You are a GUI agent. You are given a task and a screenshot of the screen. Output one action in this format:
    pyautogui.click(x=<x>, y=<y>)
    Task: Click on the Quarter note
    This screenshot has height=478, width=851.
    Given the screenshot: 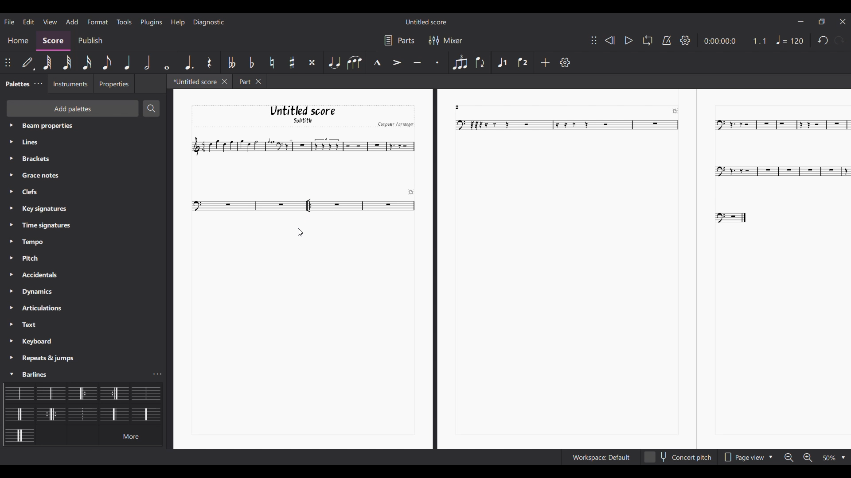 What is the action you would take?
    pyautogui.click(x=127, y=63)
    